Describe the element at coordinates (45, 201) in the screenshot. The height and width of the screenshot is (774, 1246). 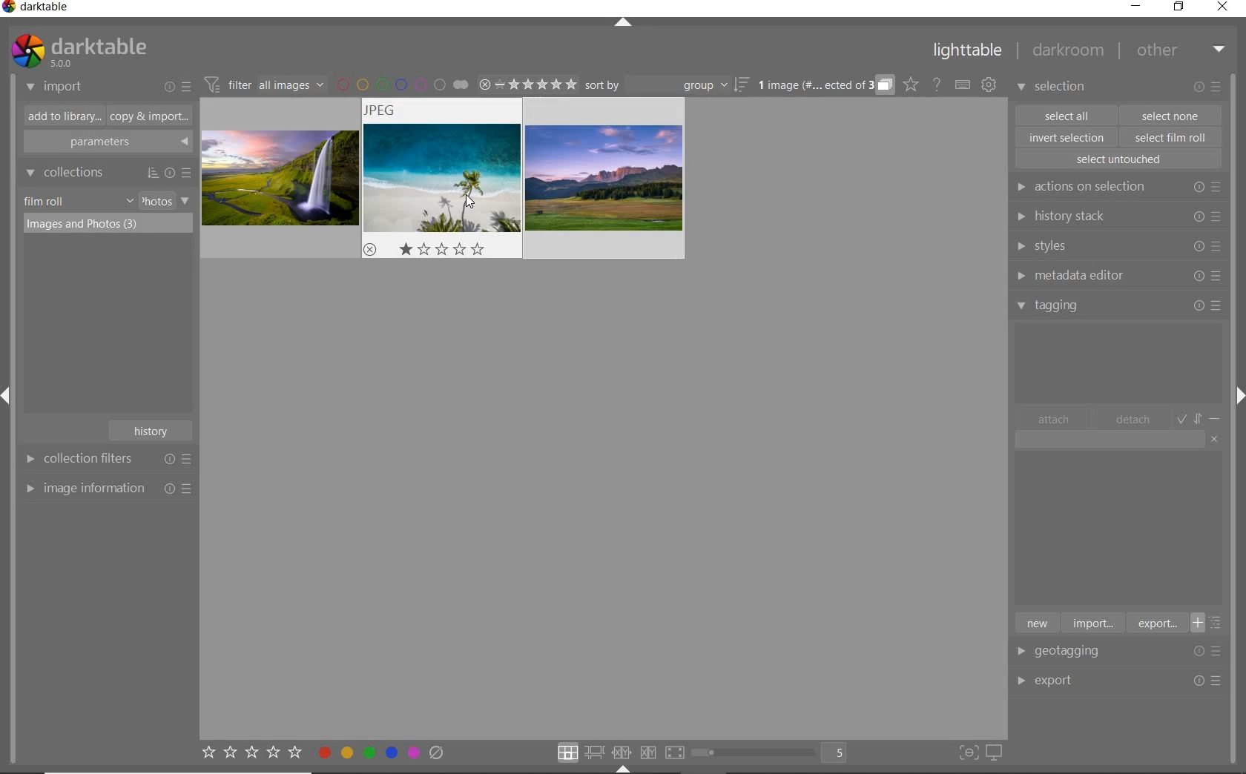
I see `film roll` at that location.